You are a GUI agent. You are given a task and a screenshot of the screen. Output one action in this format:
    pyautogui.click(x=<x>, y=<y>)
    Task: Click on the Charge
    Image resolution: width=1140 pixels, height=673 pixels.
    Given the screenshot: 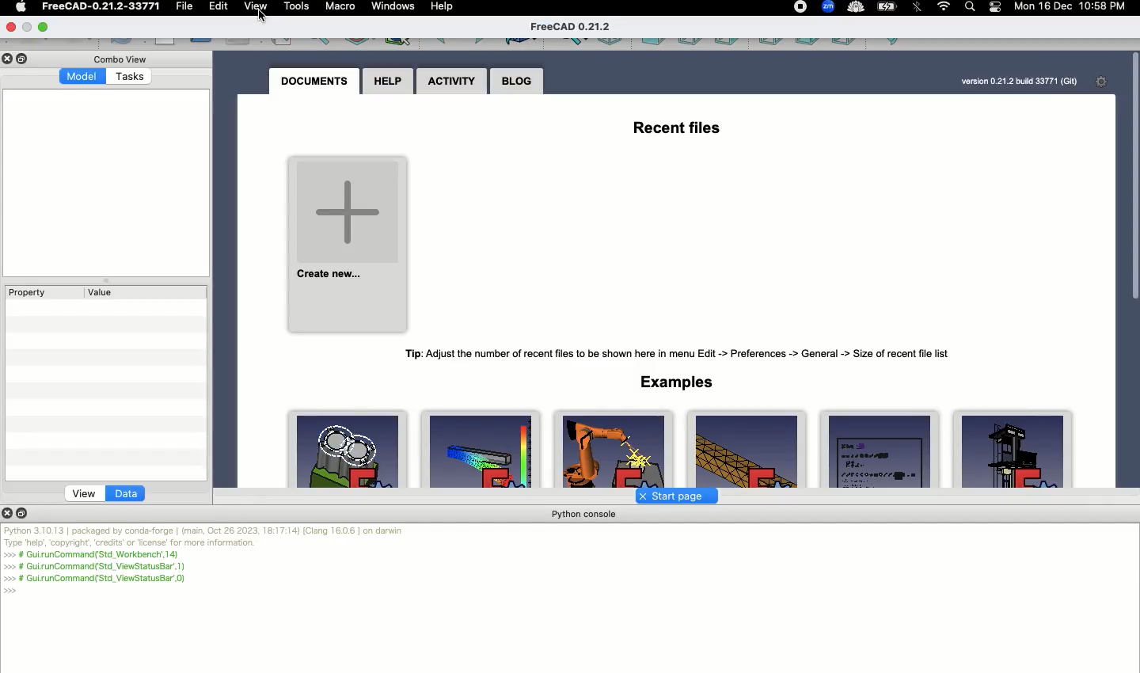 What is the action you would take?
    pyautogui.click(x=887, y=7)
    